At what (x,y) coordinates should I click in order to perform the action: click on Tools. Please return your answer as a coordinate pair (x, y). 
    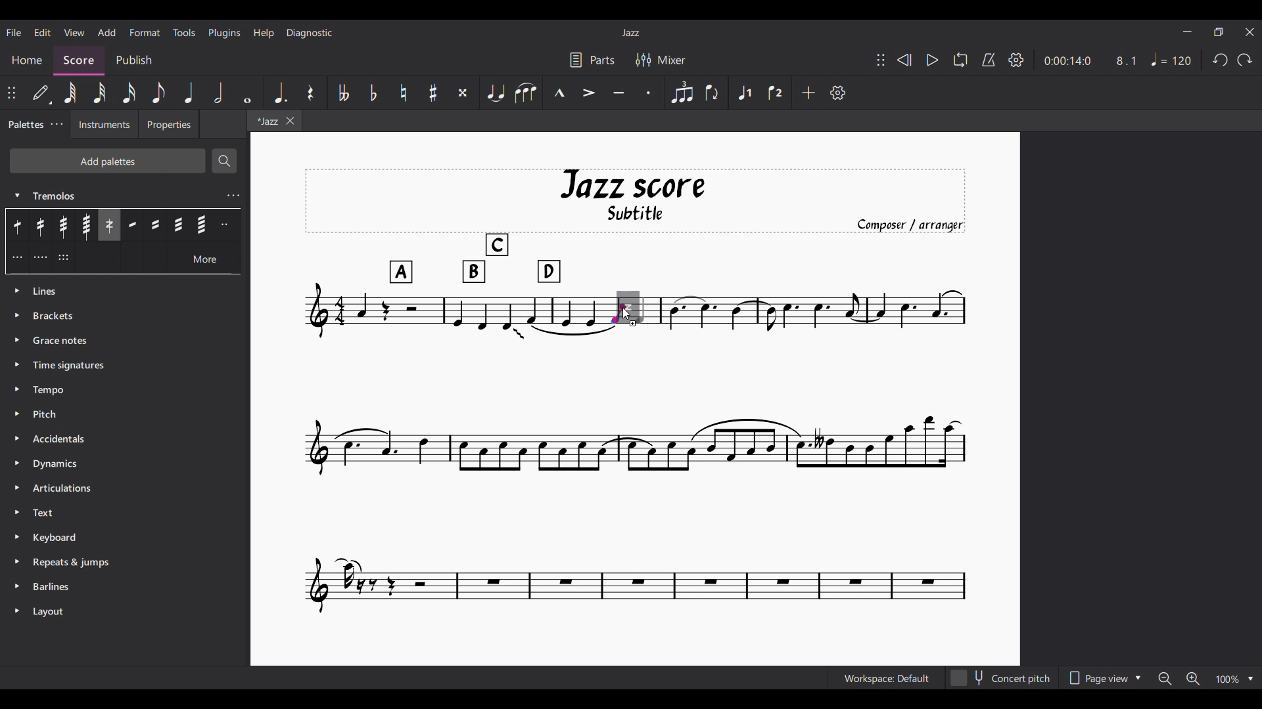
    Looking at the image, I should click on (184, 32).